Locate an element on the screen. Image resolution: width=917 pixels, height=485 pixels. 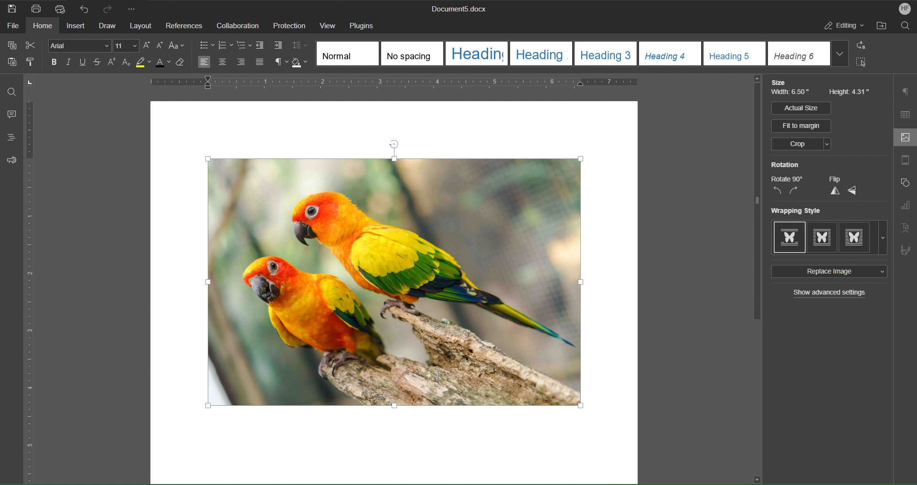
View is located at coordinates (328, 25).